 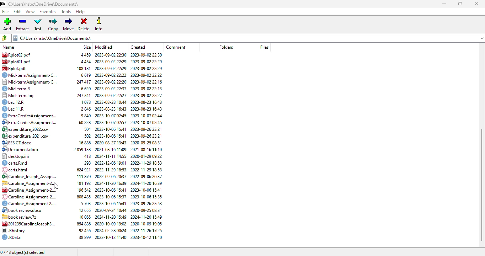 What do you see at coordinates (148, 74) in the screenshot?
I see `2023-00-02 22:27` at bounding box center [148, 74].